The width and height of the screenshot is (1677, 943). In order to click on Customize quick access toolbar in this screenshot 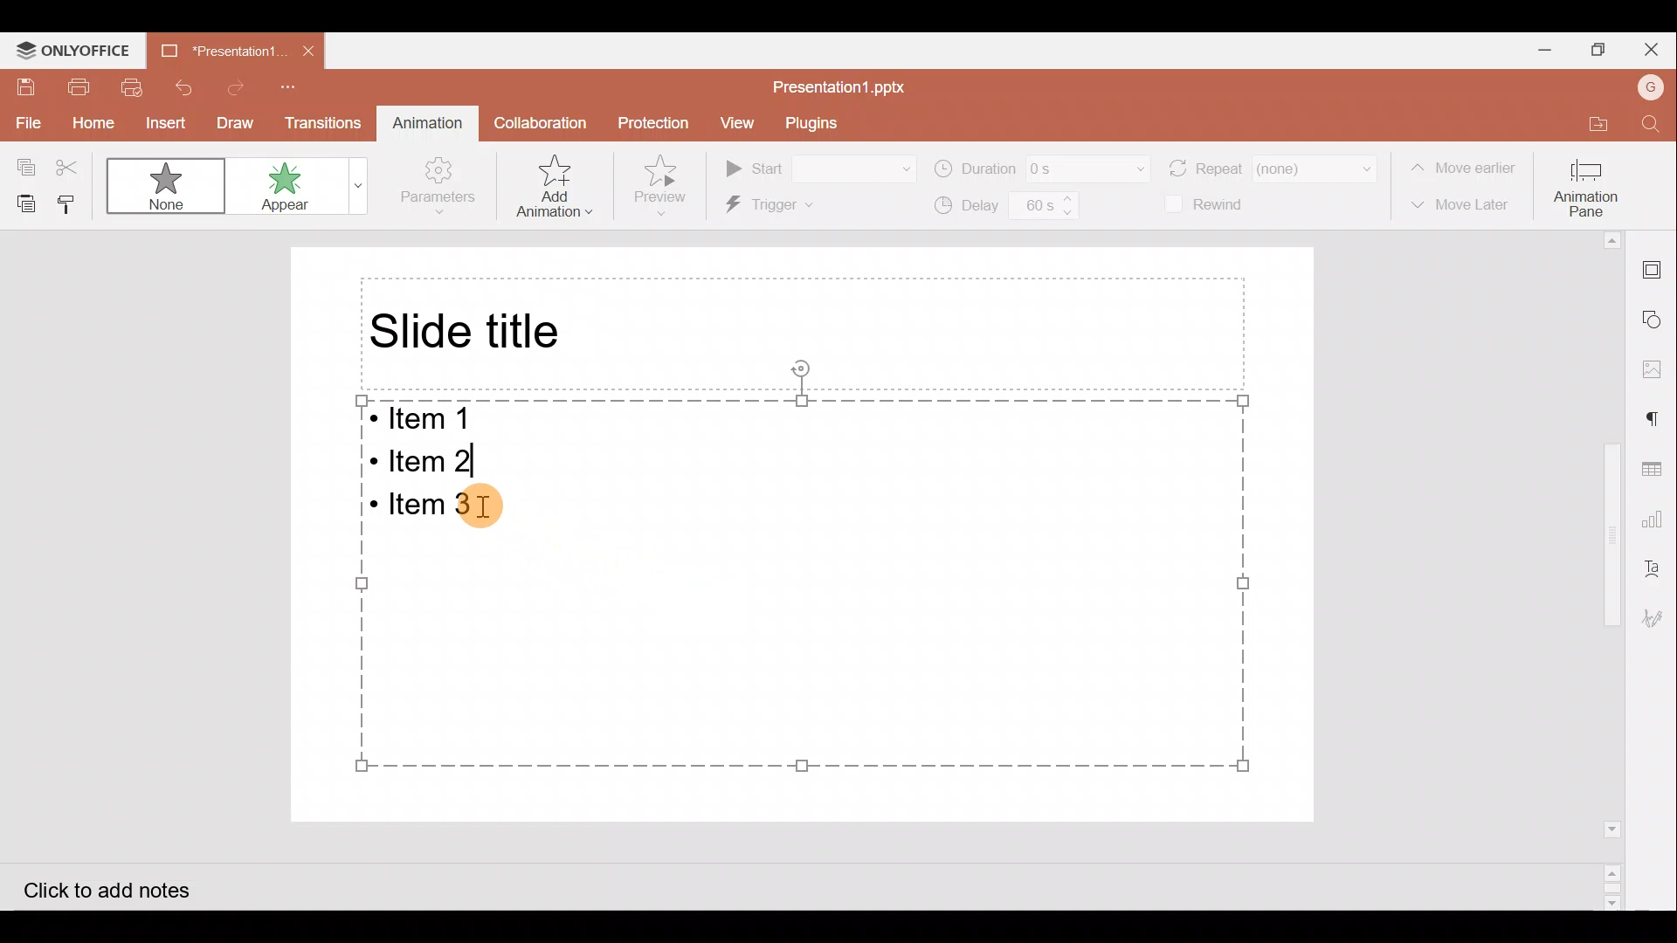, I will do `click(299, 86)`.